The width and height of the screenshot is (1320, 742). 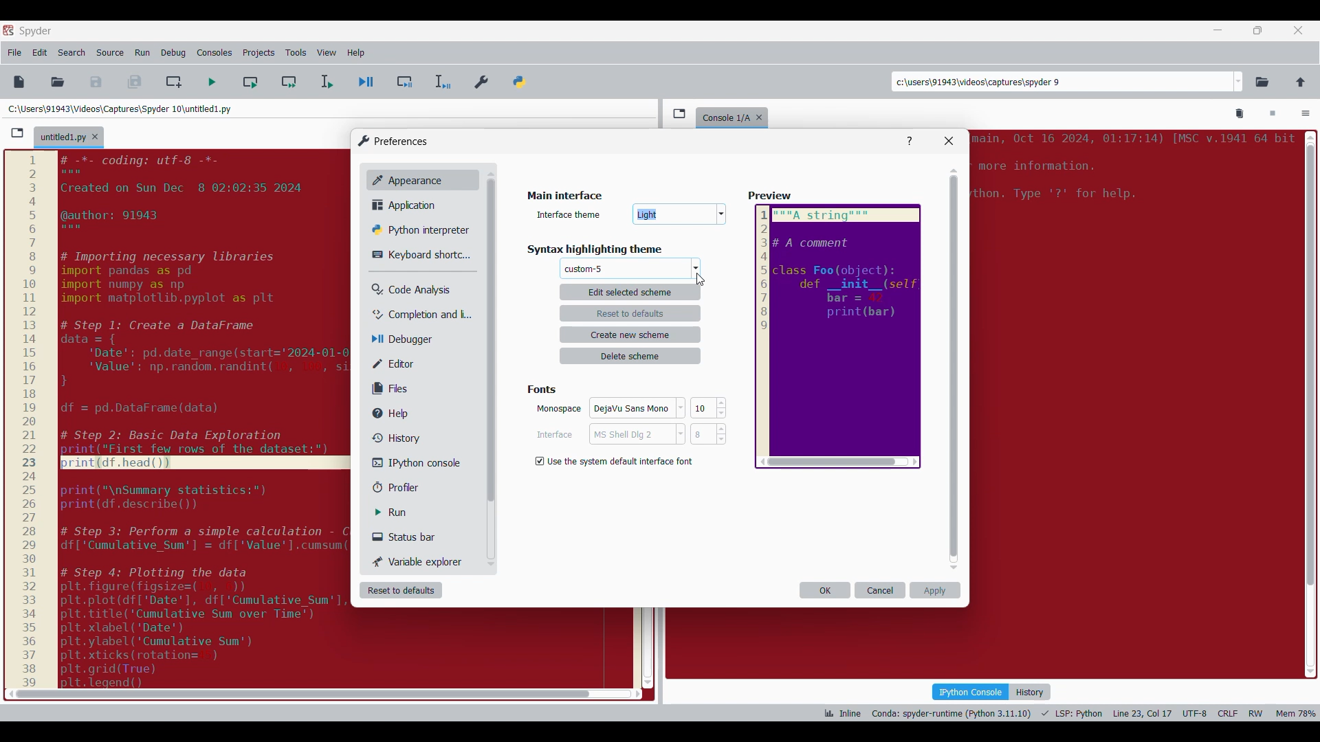 I want to click on scroll bar, so click(x=298, y=694).